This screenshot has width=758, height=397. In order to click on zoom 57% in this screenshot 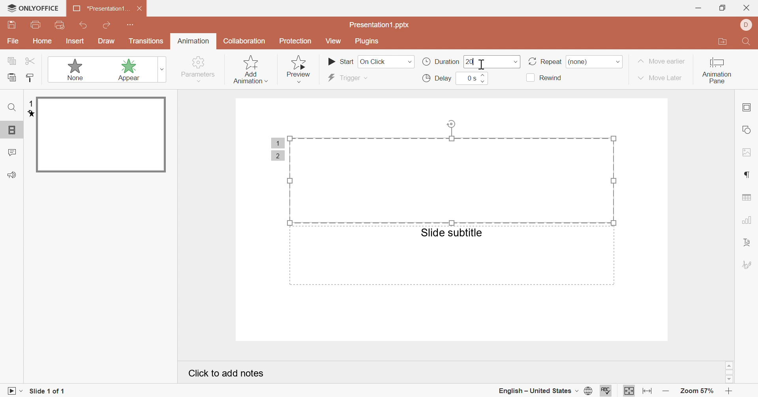, I will do `click(698, 391)`.